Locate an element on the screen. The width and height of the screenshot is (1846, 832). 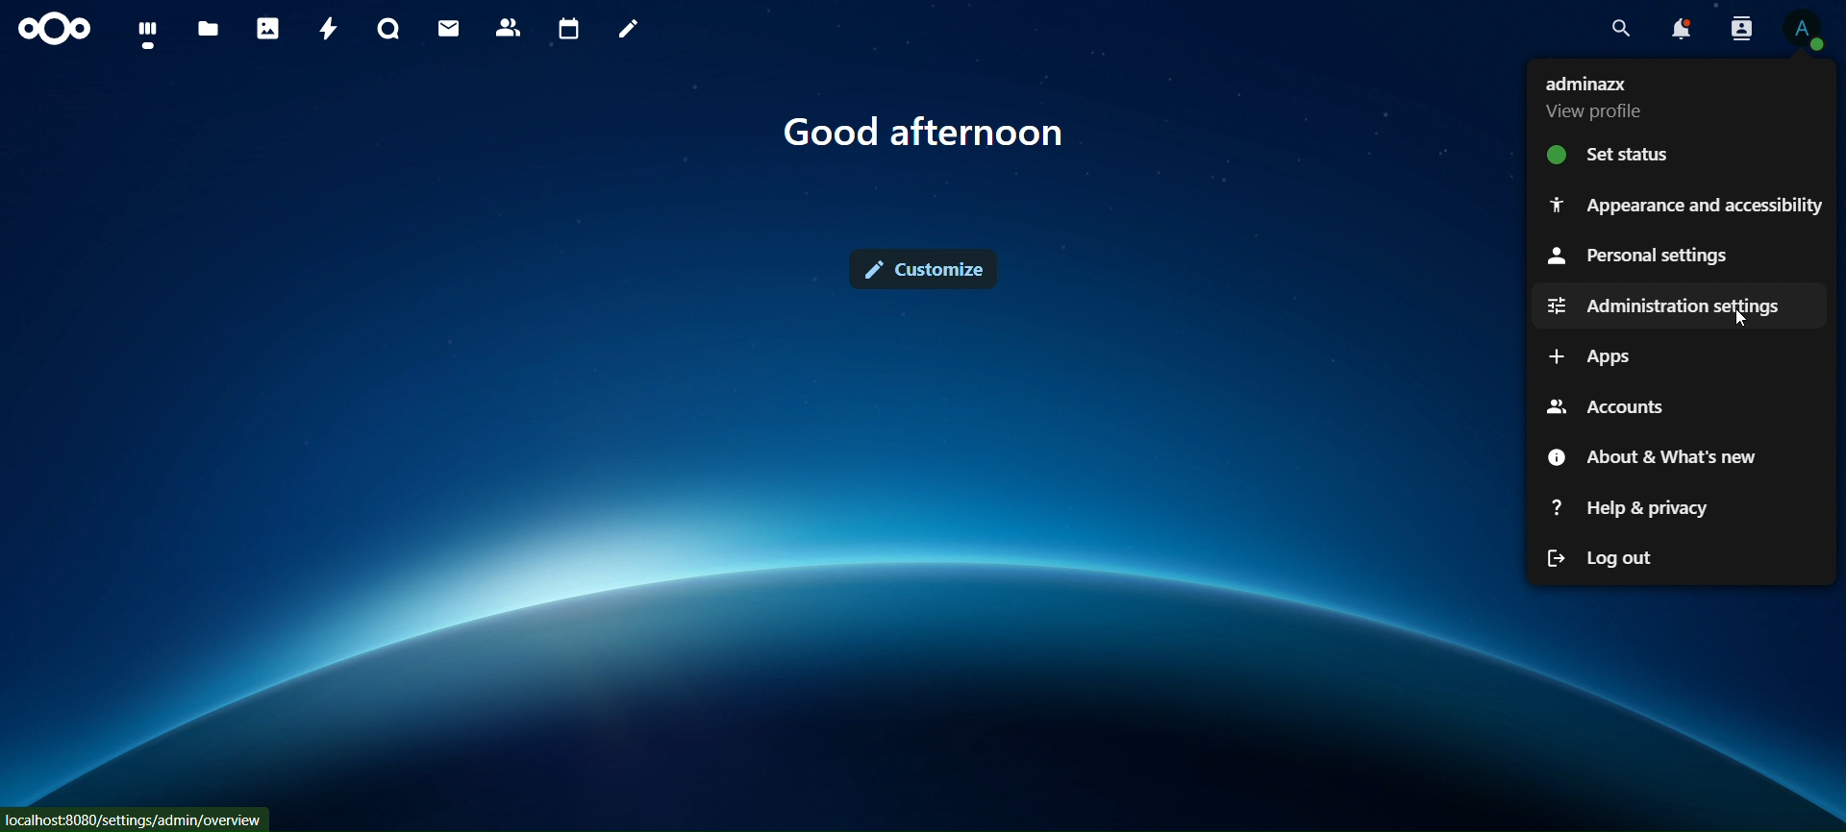
customize is located at coordinates (927, 272).